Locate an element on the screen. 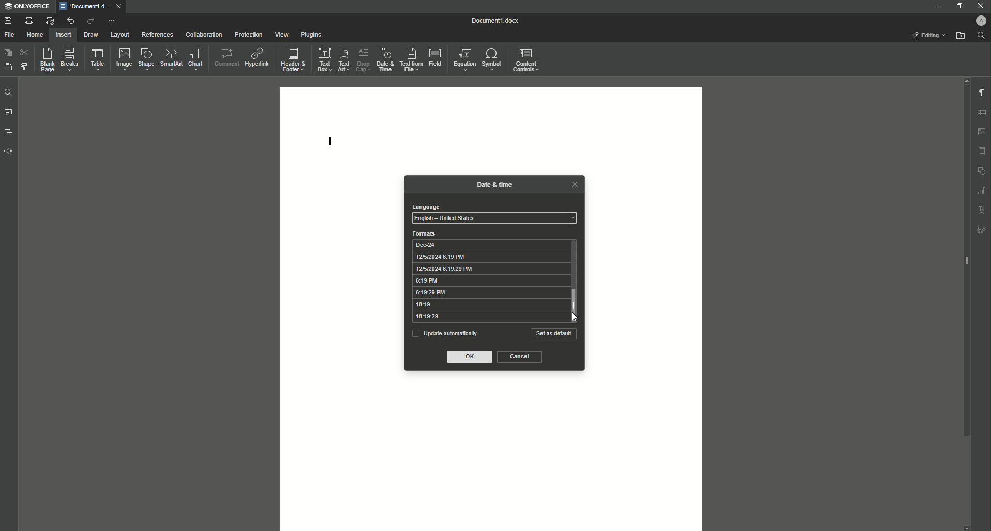 The height and width of the screenshot is (531, 991). Drop Cap is located at coordinates (363, 59).